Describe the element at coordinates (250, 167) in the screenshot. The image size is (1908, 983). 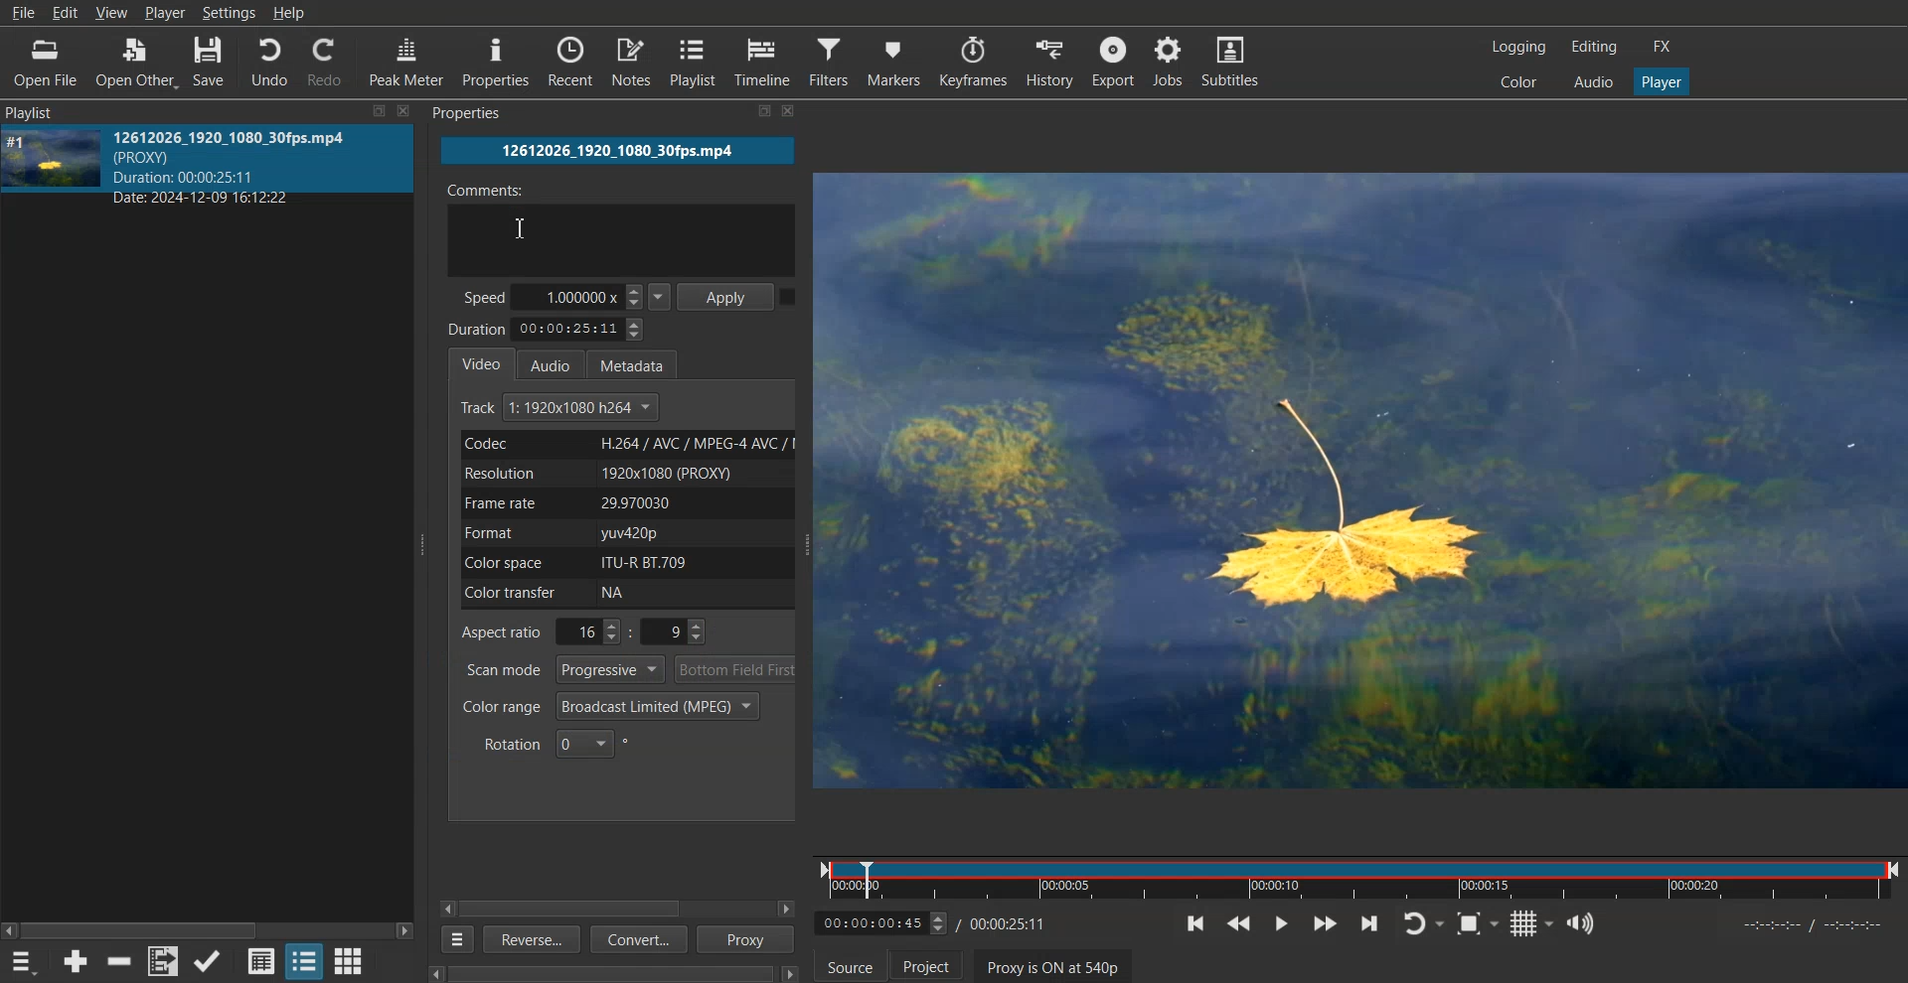
I see `MP4 info` at that location.